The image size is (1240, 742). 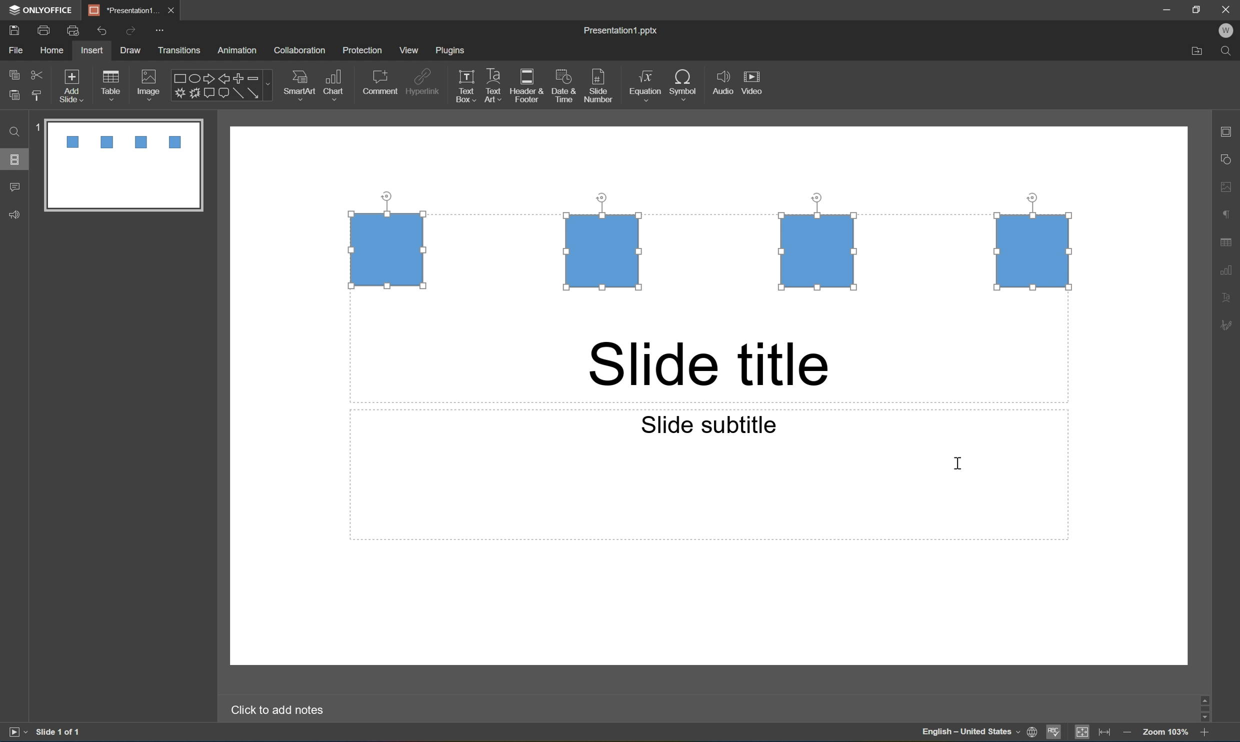 I want to click on text art settings, so click(x=1231, y=298).